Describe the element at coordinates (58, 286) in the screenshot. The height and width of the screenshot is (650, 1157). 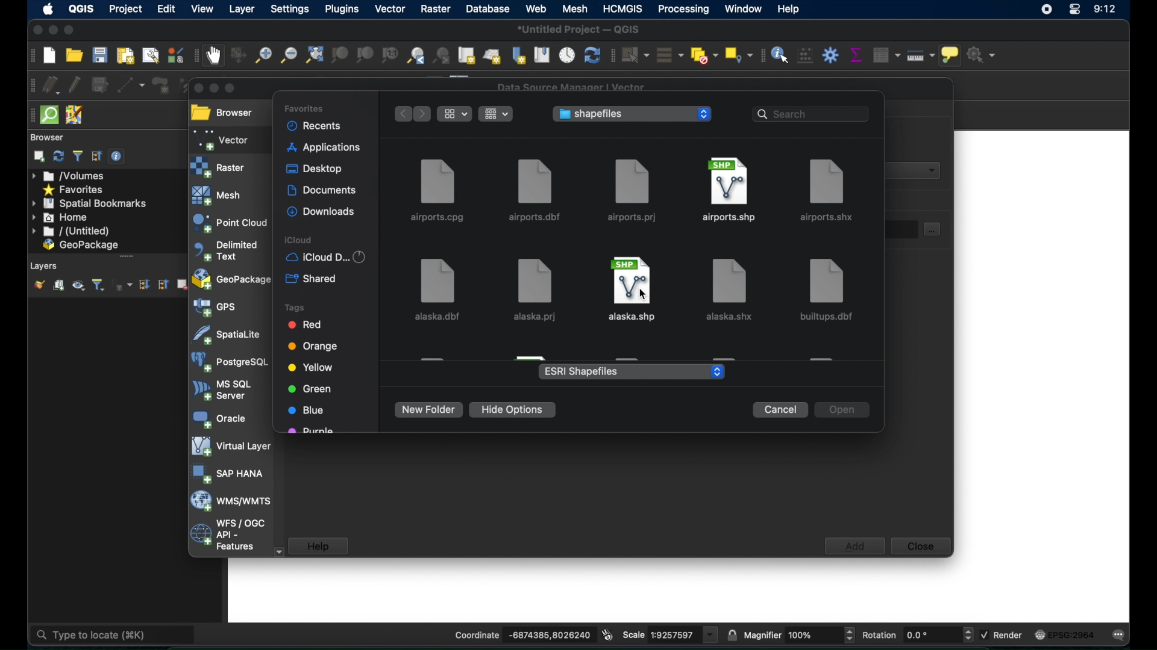
I see `add group` at that location.